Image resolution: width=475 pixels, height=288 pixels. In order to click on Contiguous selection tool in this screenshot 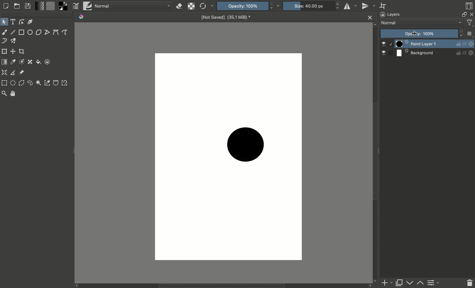, I will do `click(38, 83)`.